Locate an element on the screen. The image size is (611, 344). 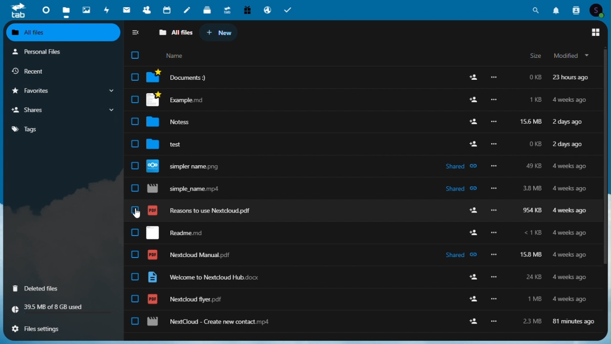
4 weeks ago is located at coordinates (571, 188).